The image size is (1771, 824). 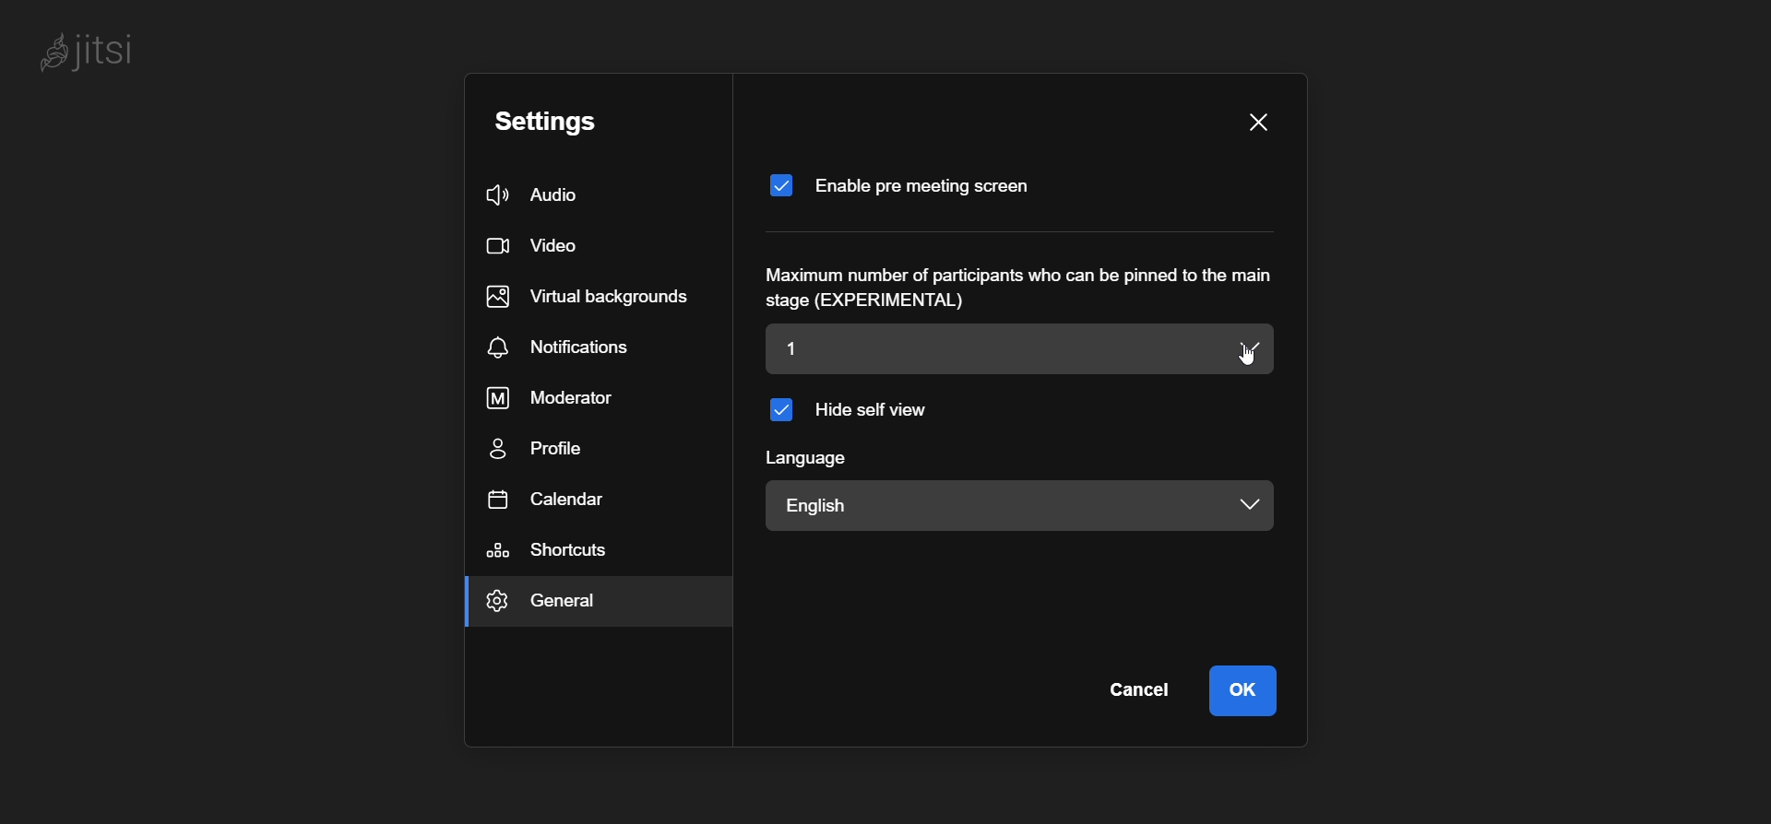 I want to click on jitsi, so click(x=81, y=52).